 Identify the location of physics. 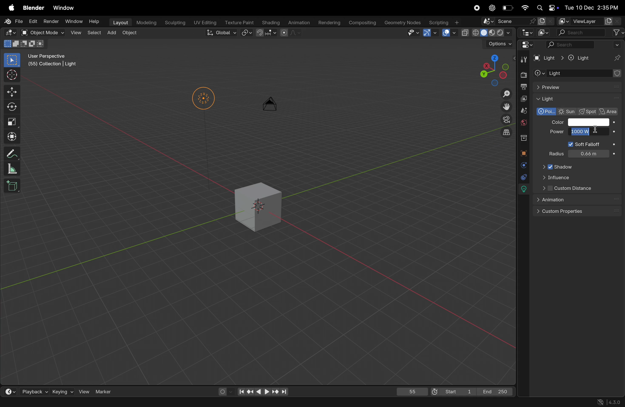
(522, 165).